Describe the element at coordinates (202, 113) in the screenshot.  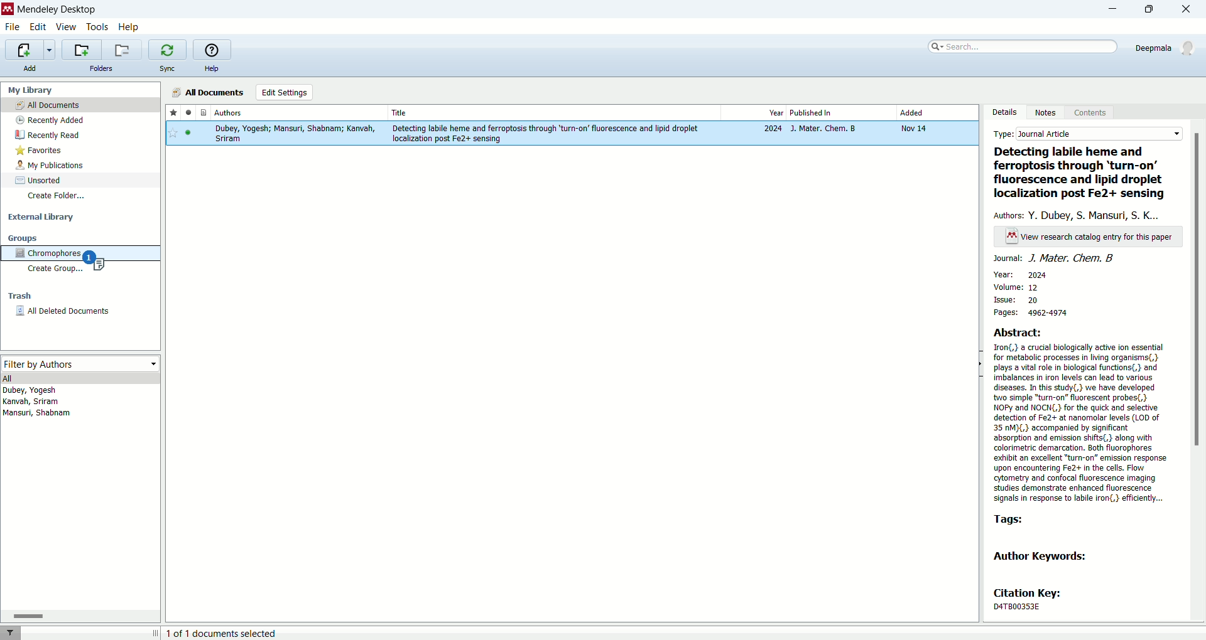
I see `documents` at that location.